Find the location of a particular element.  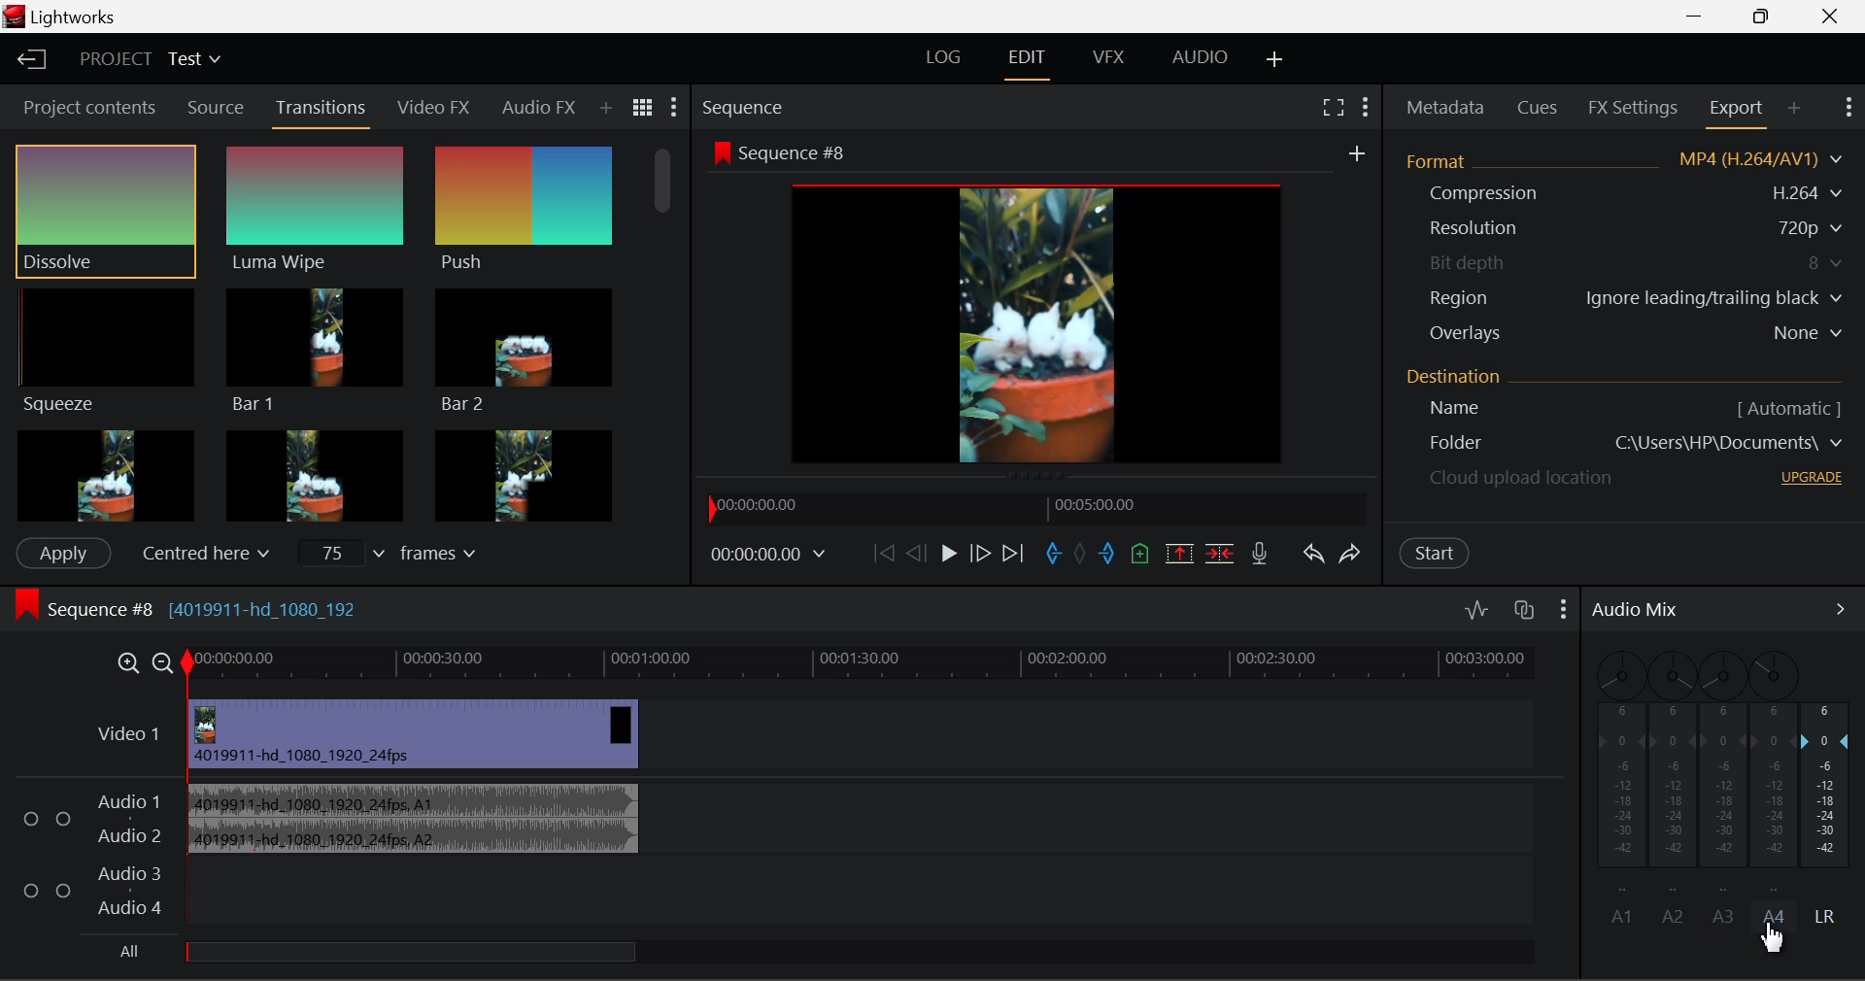

Mark Out is located at coordinates (1109, 555).